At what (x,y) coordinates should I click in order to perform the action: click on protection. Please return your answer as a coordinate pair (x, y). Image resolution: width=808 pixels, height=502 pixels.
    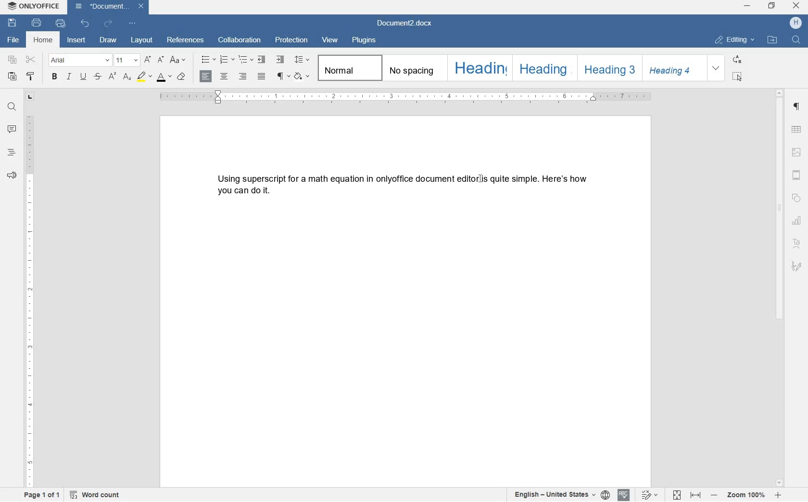
    Looking at the image, I should click on (292, 41).